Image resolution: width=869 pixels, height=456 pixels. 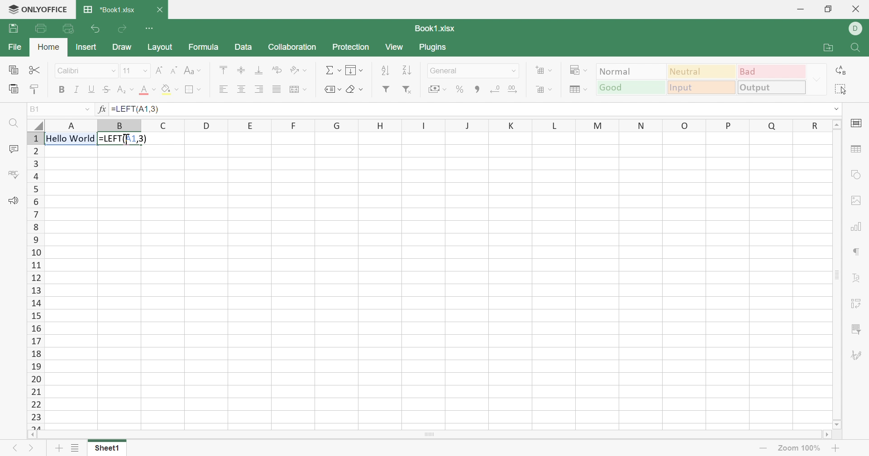 What do you see at coordinates (436, 30) in the screenshot?
I see `Book1.xlsx` at bounding box center [436, 30].